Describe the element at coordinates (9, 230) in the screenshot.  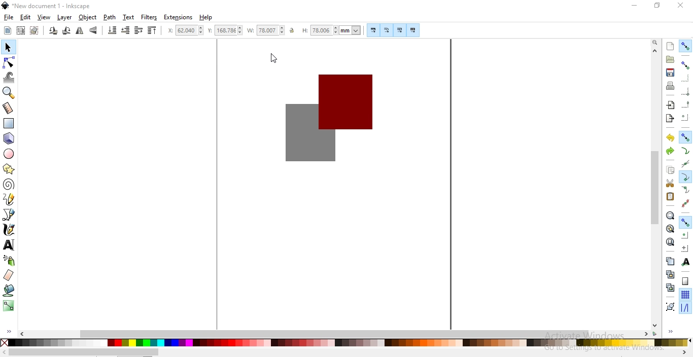
I see `draw calligraphic or brush strokes` at that location.